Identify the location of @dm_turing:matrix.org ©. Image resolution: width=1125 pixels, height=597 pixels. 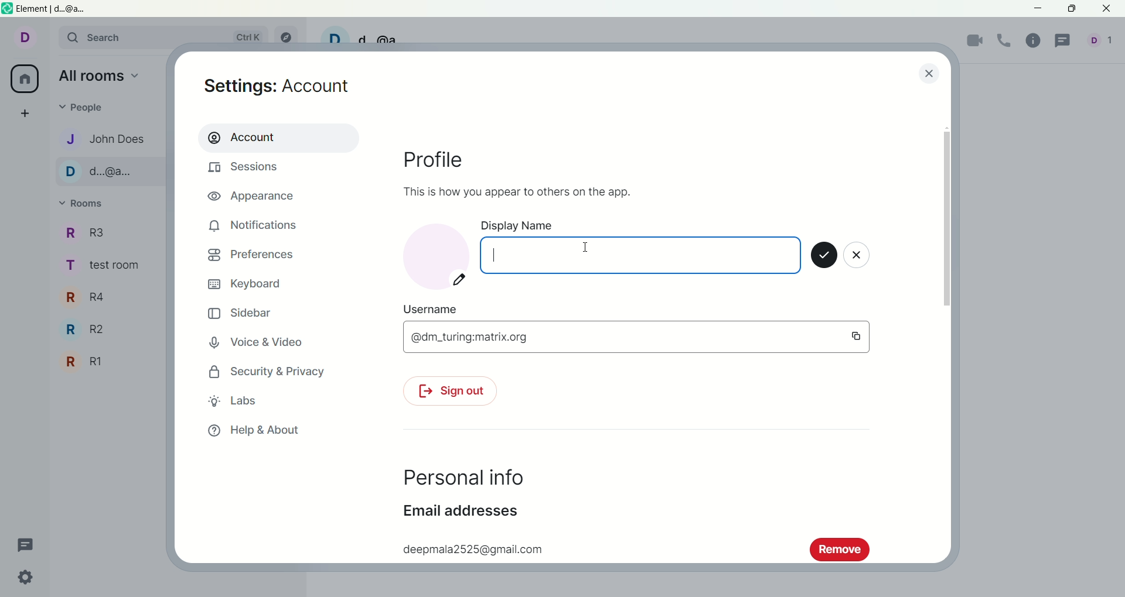
(635, 337).